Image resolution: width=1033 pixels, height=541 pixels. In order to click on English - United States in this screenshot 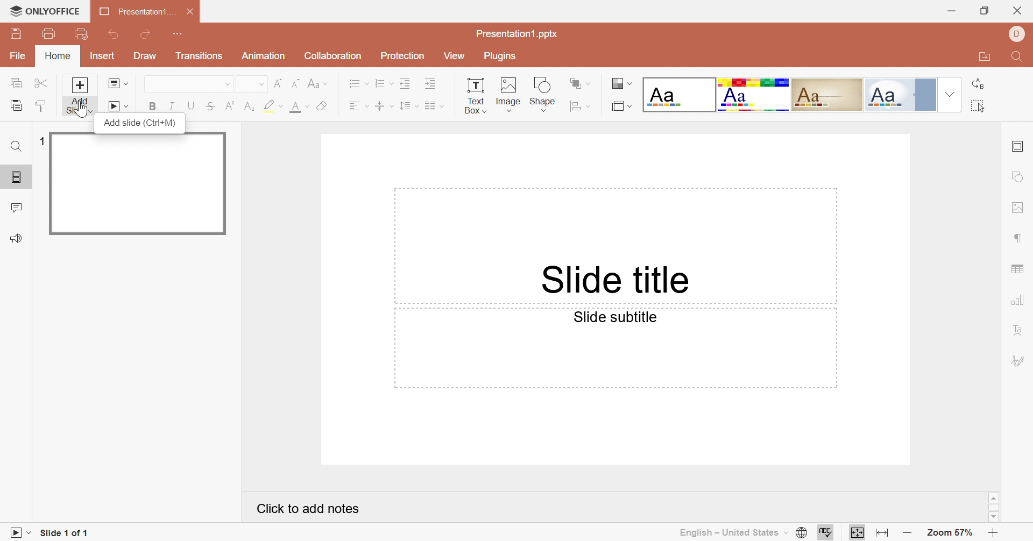, I will do `click(734, 533)`.